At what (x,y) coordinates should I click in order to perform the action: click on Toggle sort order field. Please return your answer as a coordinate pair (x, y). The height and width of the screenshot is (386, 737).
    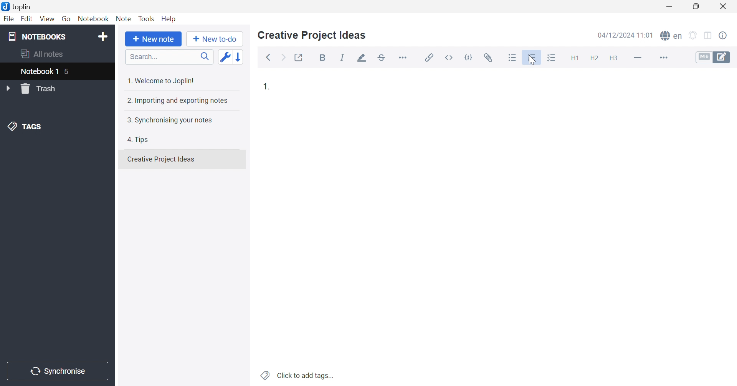
    Looking at the image, I should click on (225, 57).